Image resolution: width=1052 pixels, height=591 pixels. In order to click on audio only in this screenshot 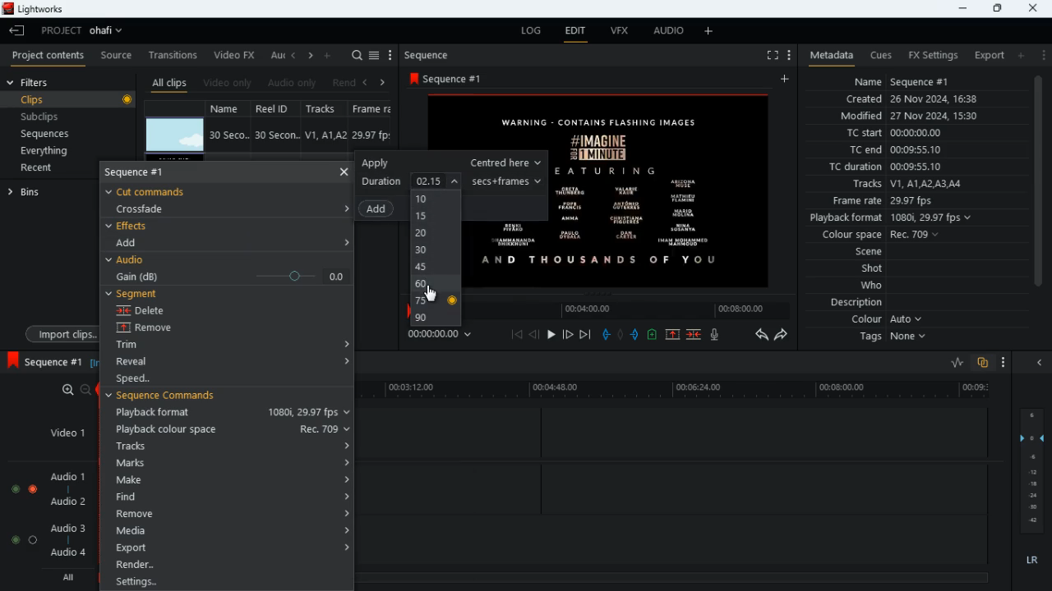, I will do `click(293, 83)`.